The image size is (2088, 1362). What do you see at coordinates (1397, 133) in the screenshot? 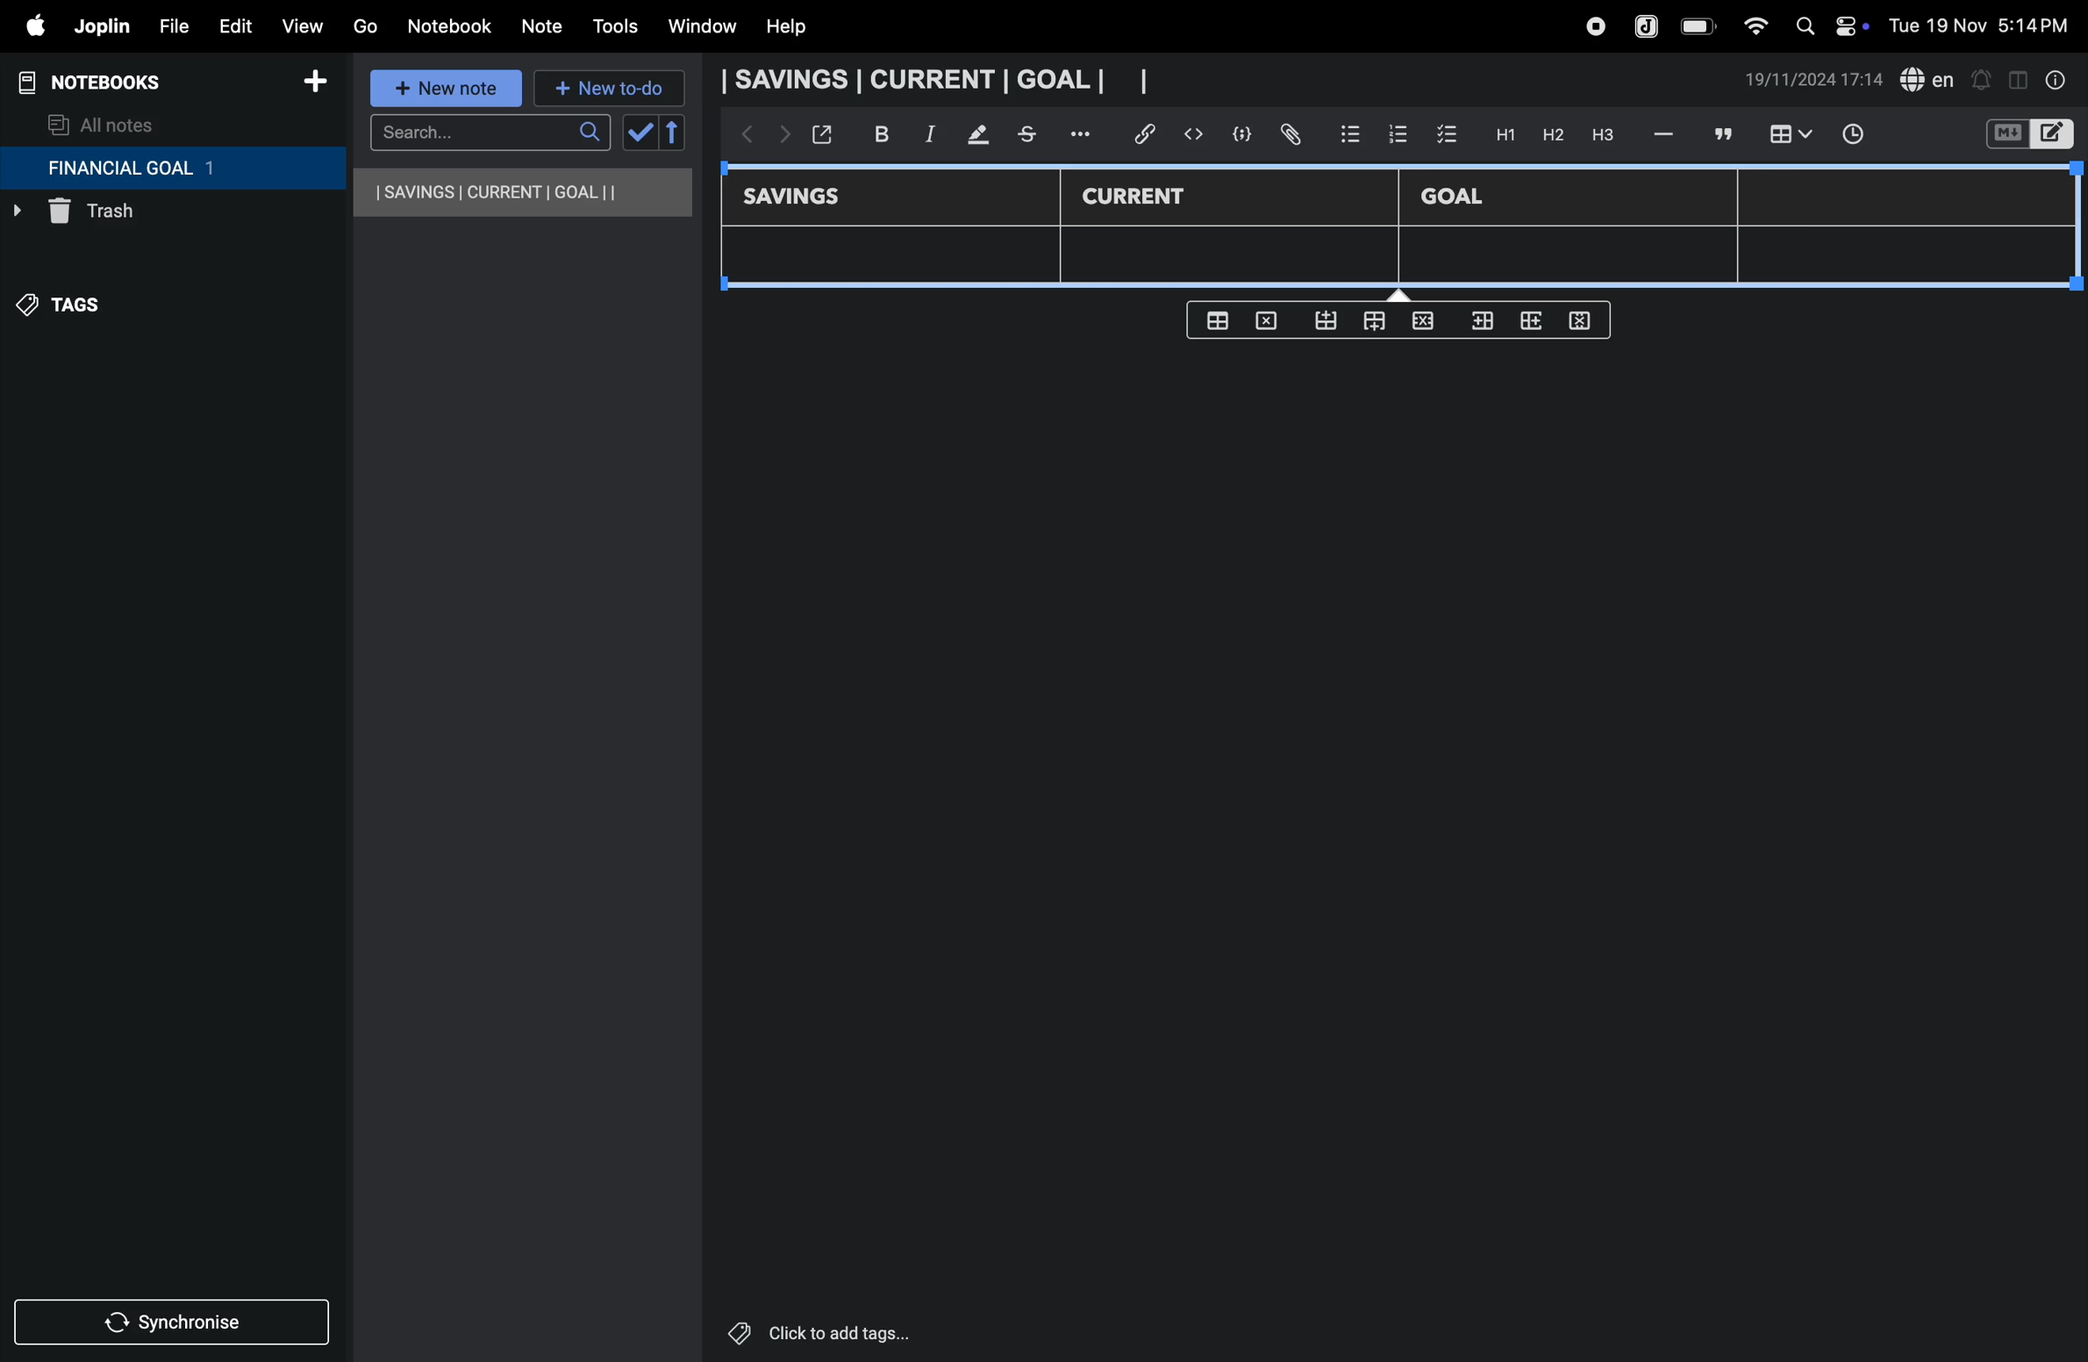
I see `numbered list` at bounding box center [1397, 133].